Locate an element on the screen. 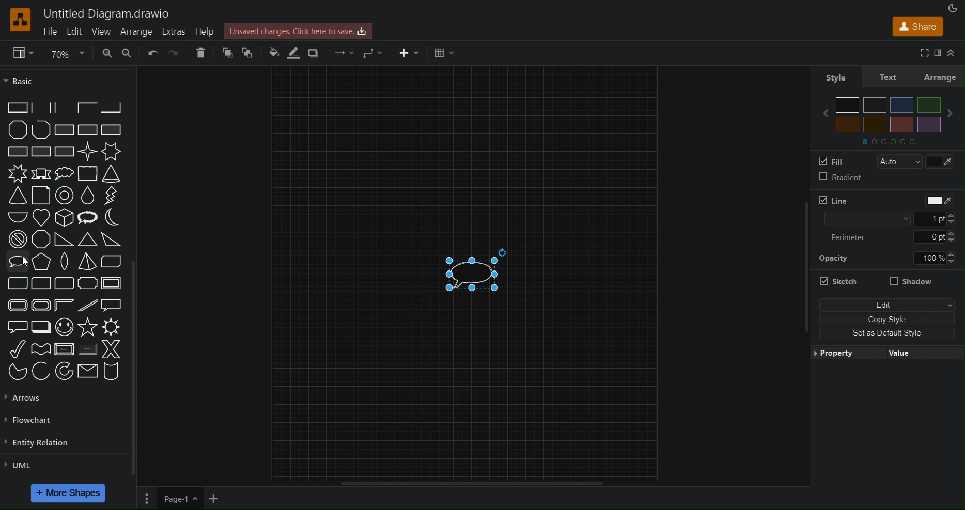  Arrange is located at coordinates (941, 76).